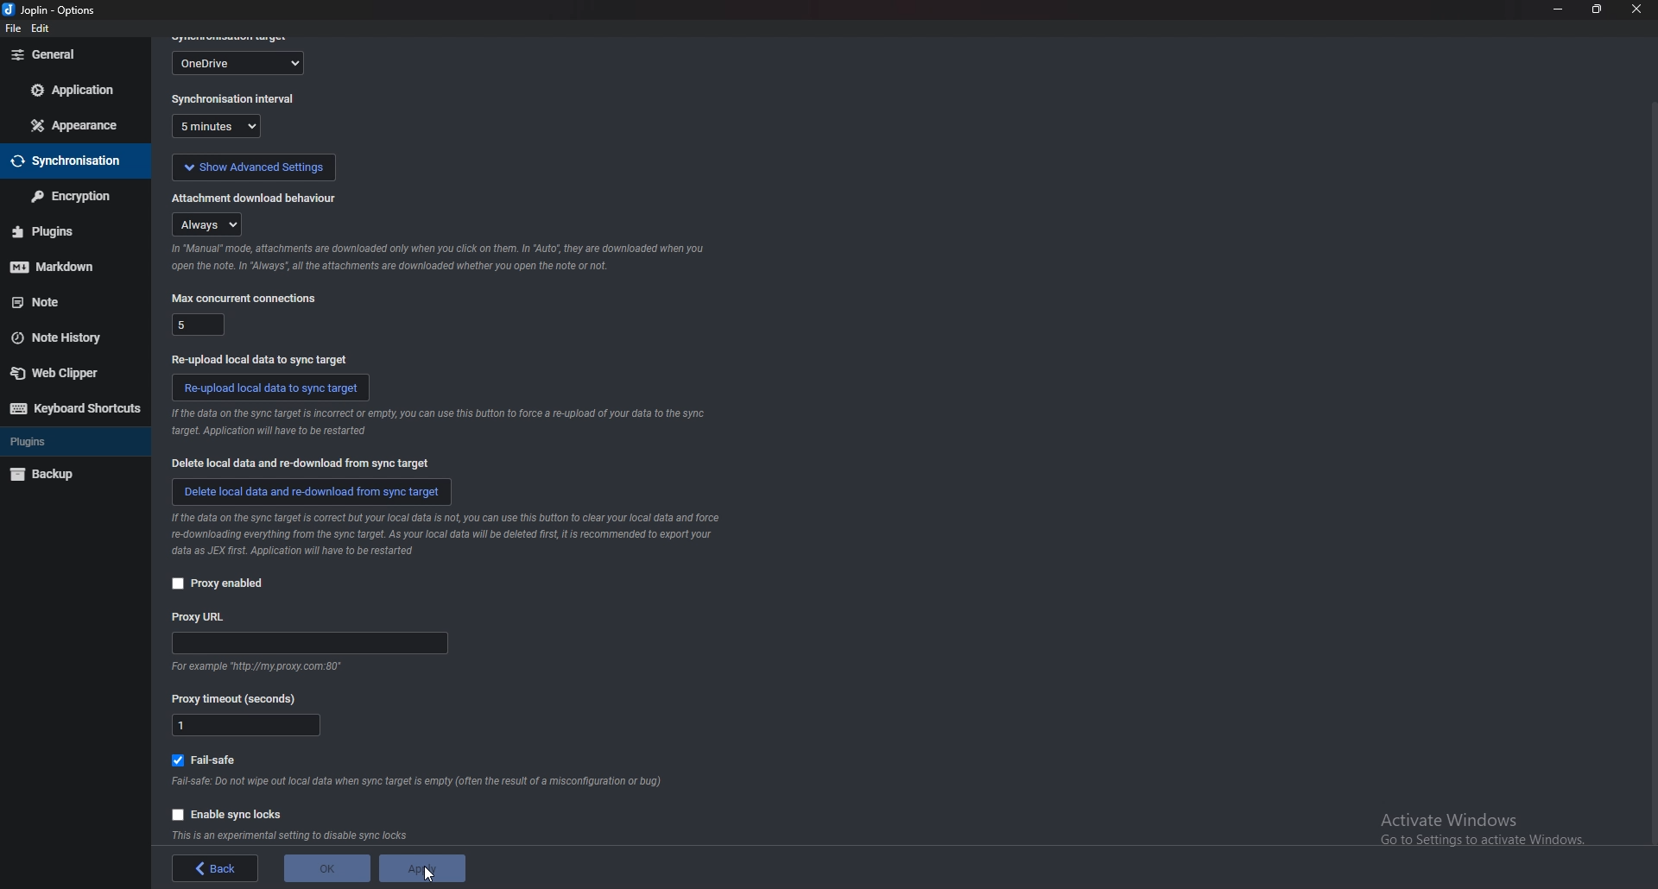  I want to click on resize, so click(1595, 9).